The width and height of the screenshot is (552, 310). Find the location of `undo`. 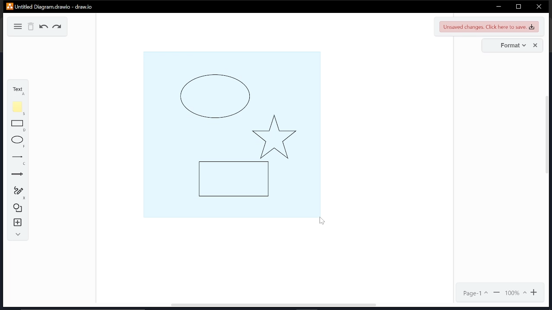

undo is located at coordinates (44, 27).